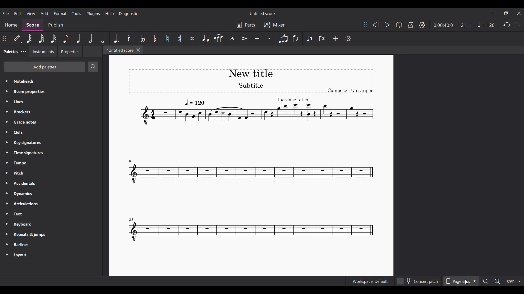 This screenshot has width=524, height=294. What do you see at coordinates (245, 38) in the screenshot?
I see `Accent` at bounding box center [245, 38].